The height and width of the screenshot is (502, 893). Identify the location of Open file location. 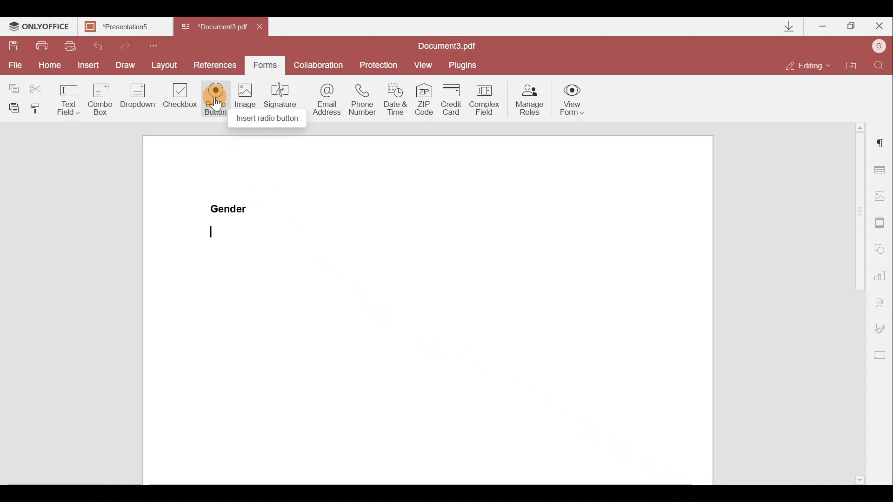
(856, 64).